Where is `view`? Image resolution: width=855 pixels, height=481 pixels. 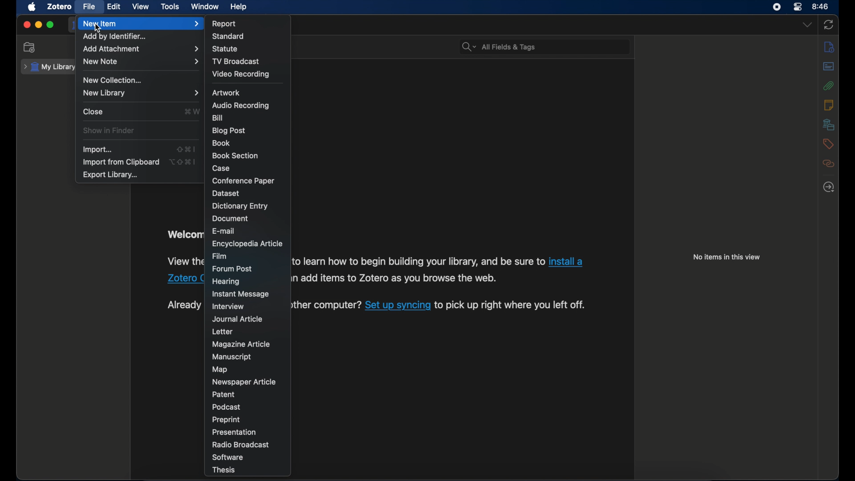
view is located at coordinates (141, 6).